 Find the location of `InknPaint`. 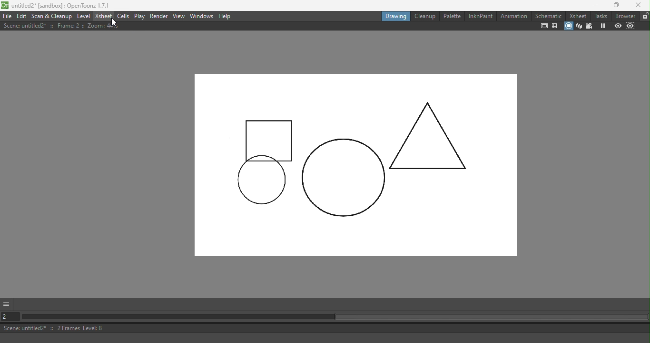

InknPaint is located at coordinates (481, 16).